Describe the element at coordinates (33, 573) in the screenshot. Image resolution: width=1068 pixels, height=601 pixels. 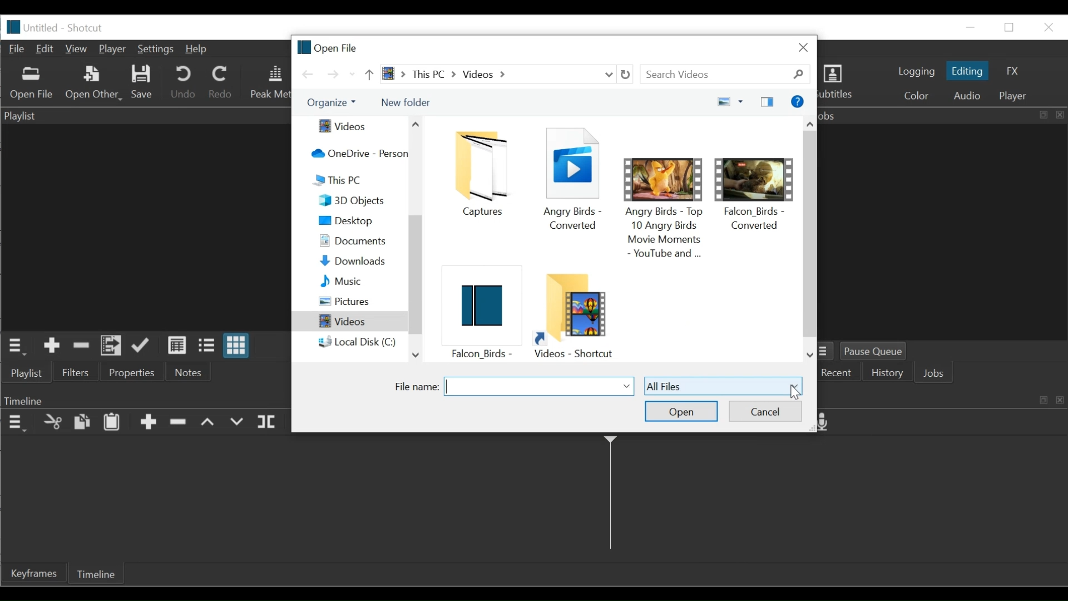
I see `Keyframe ` at that location.